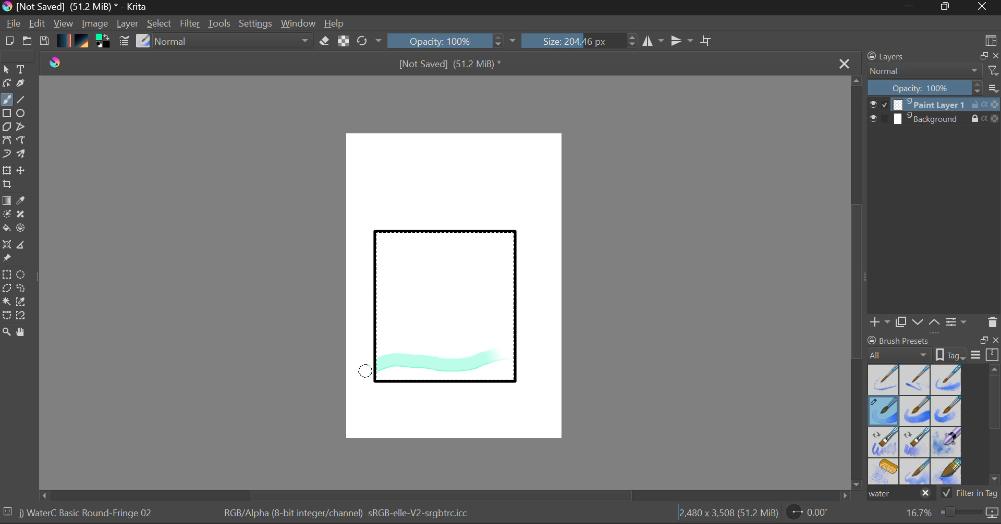 Image resolution: width=1001 pixels, height=524 pixels. Describe the element at coordinates (6, 169) in the screenshot. I see `Transform Layer` at that location.